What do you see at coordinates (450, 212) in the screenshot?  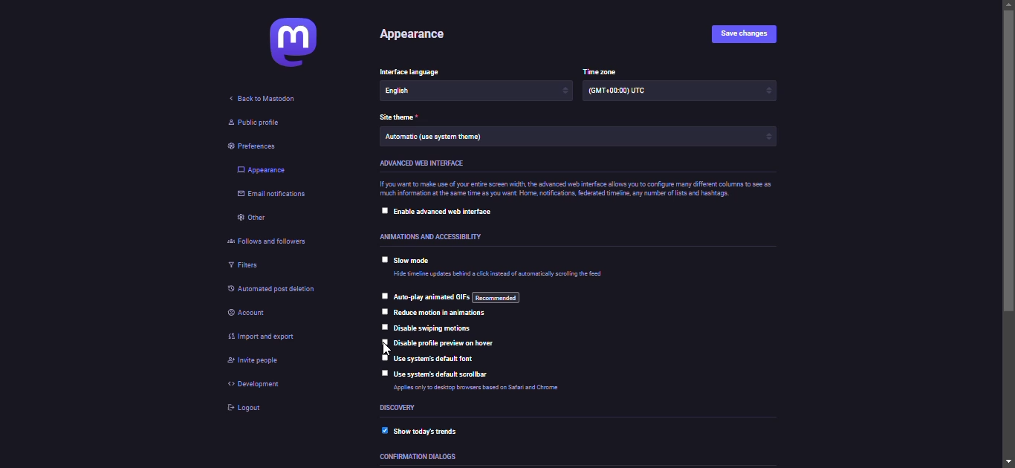 I see `enable advanced web interface` at bounding box center [450, 212].